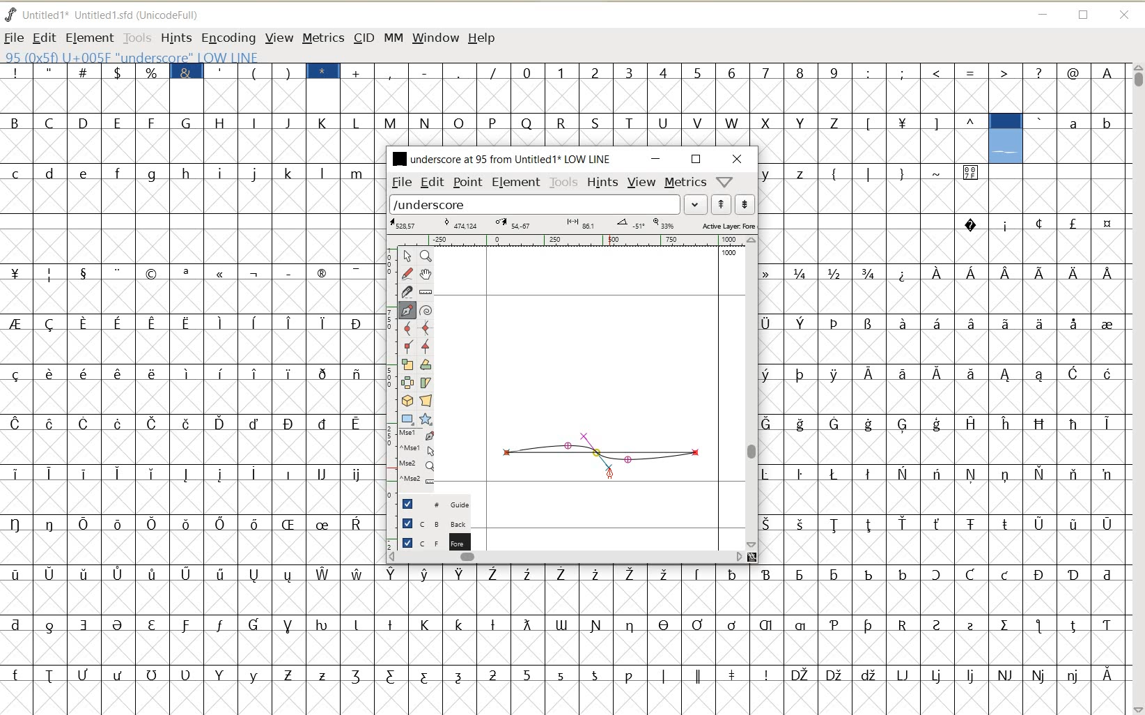 The image size is (1145, 715). Describe the element at coordinates (602, 182) in the screenshot. I see `HINTS` at that location.